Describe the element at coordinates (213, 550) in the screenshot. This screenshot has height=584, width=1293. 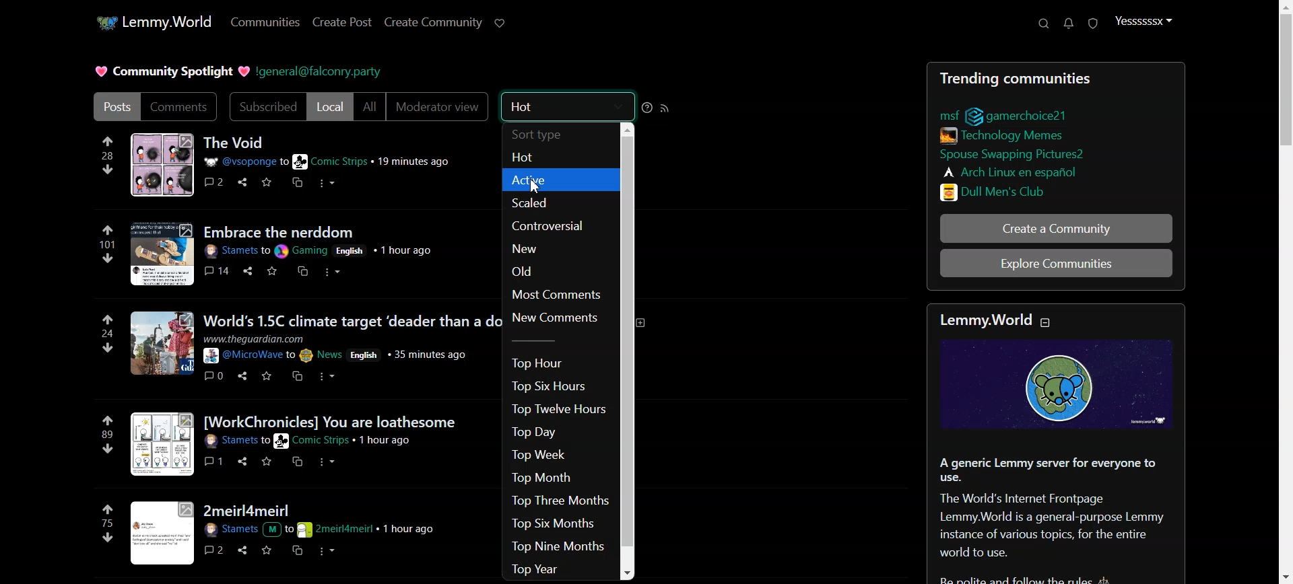
I see `` at that location.